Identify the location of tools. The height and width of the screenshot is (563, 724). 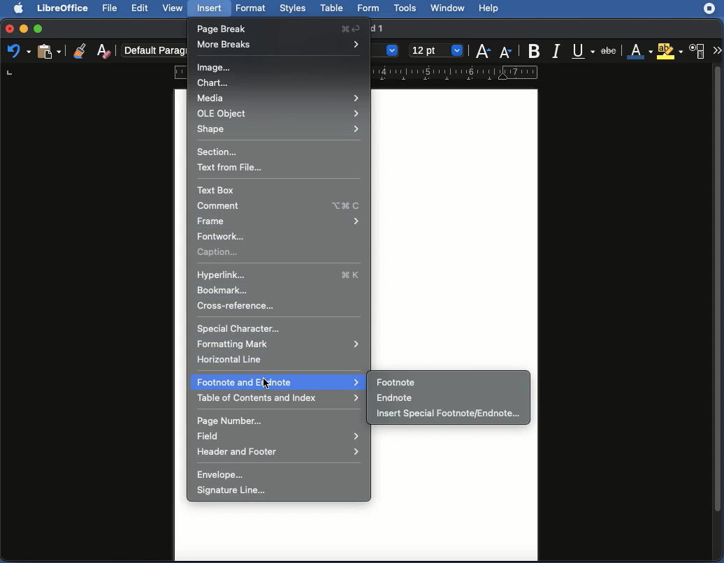
(405, 8).